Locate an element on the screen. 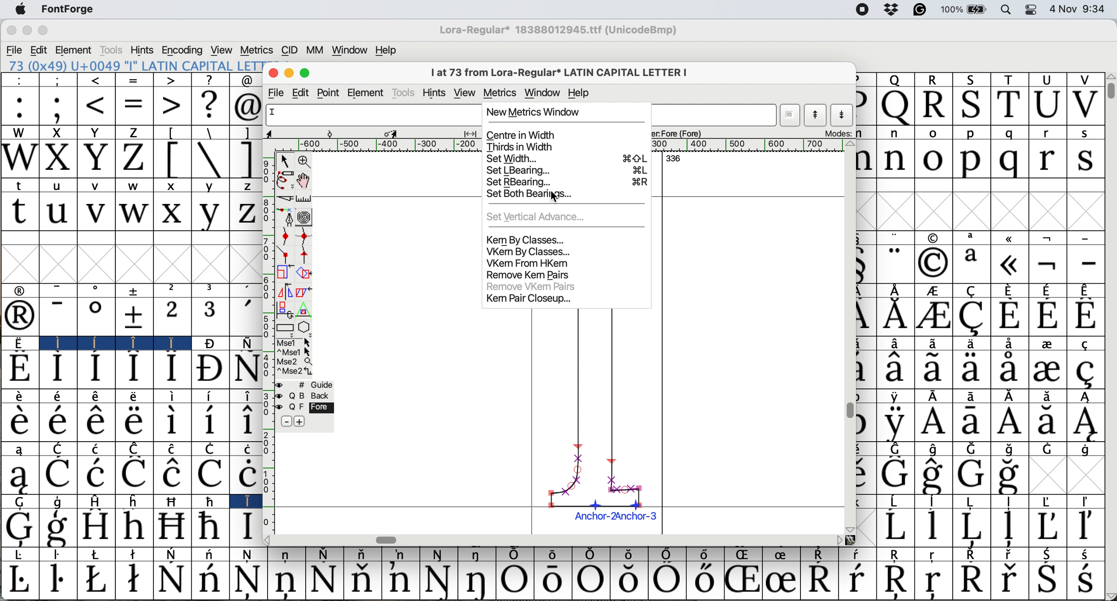 Image resolution: width=1117 pixels, height=601 pixels. W is located at coordinates (19, 133).